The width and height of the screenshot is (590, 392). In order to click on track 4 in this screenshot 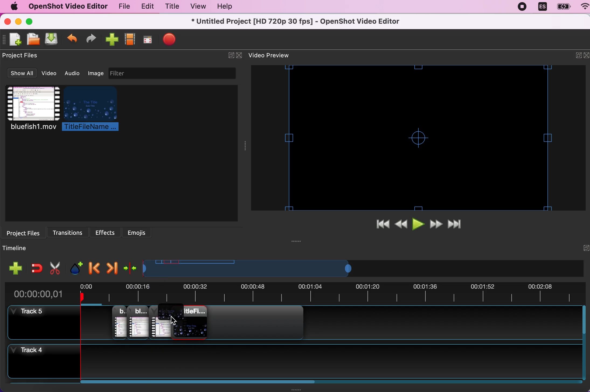, I will do `click(338, 365)`.